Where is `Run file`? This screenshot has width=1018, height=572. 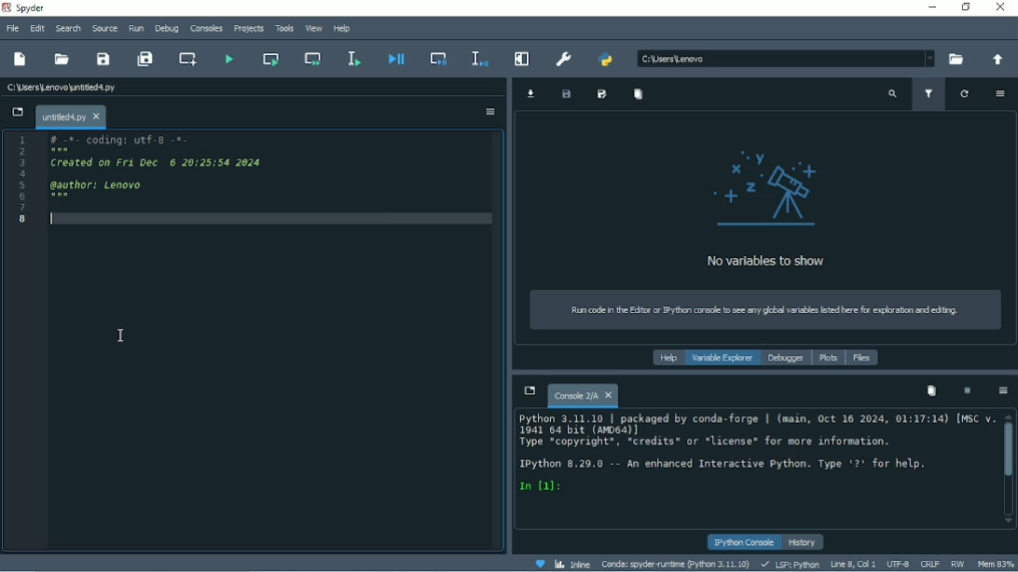
Run file is located at coordinates (227, 58).